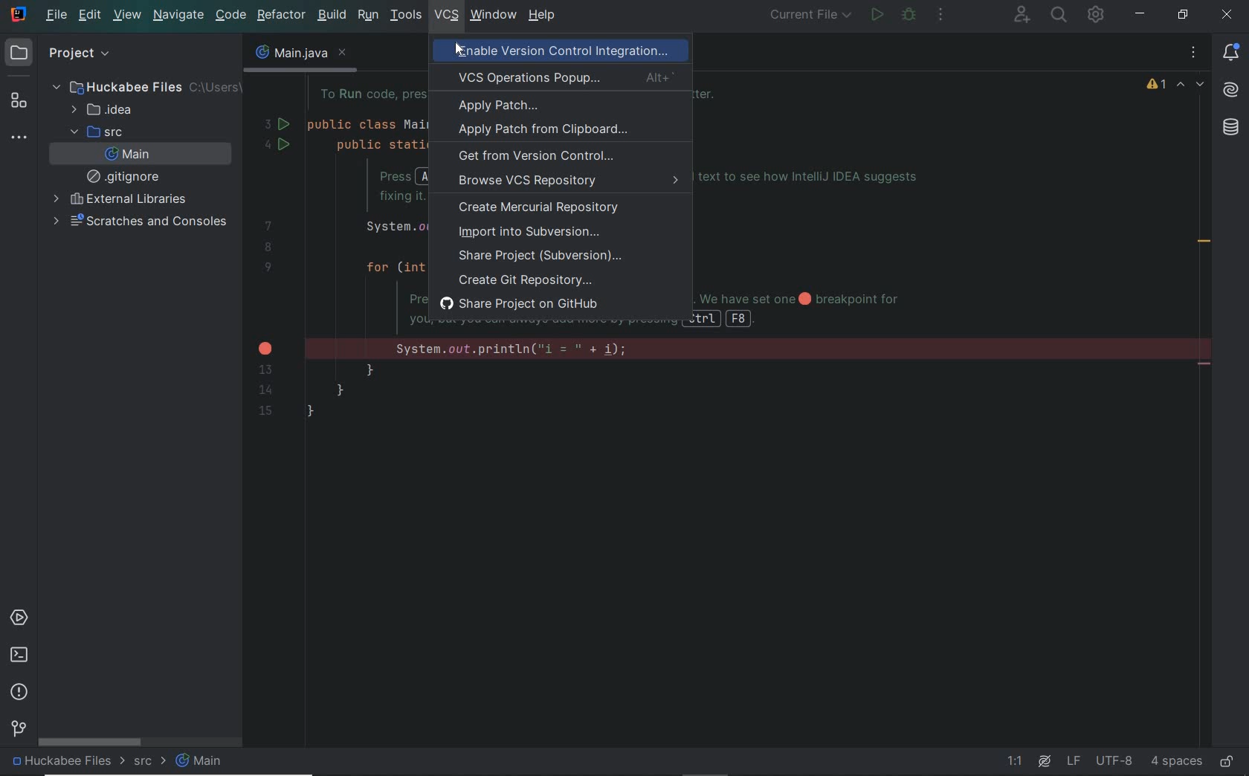 The image size is (1249, 776). I want to click on refactor, so click(282, 16).